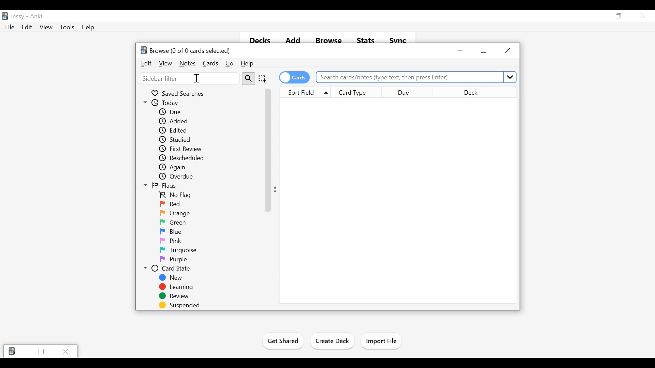 This screenshot has width=655, height=368. Describe the element at coordinates (66, 351) in the screenshot. I see `Close` at that location.